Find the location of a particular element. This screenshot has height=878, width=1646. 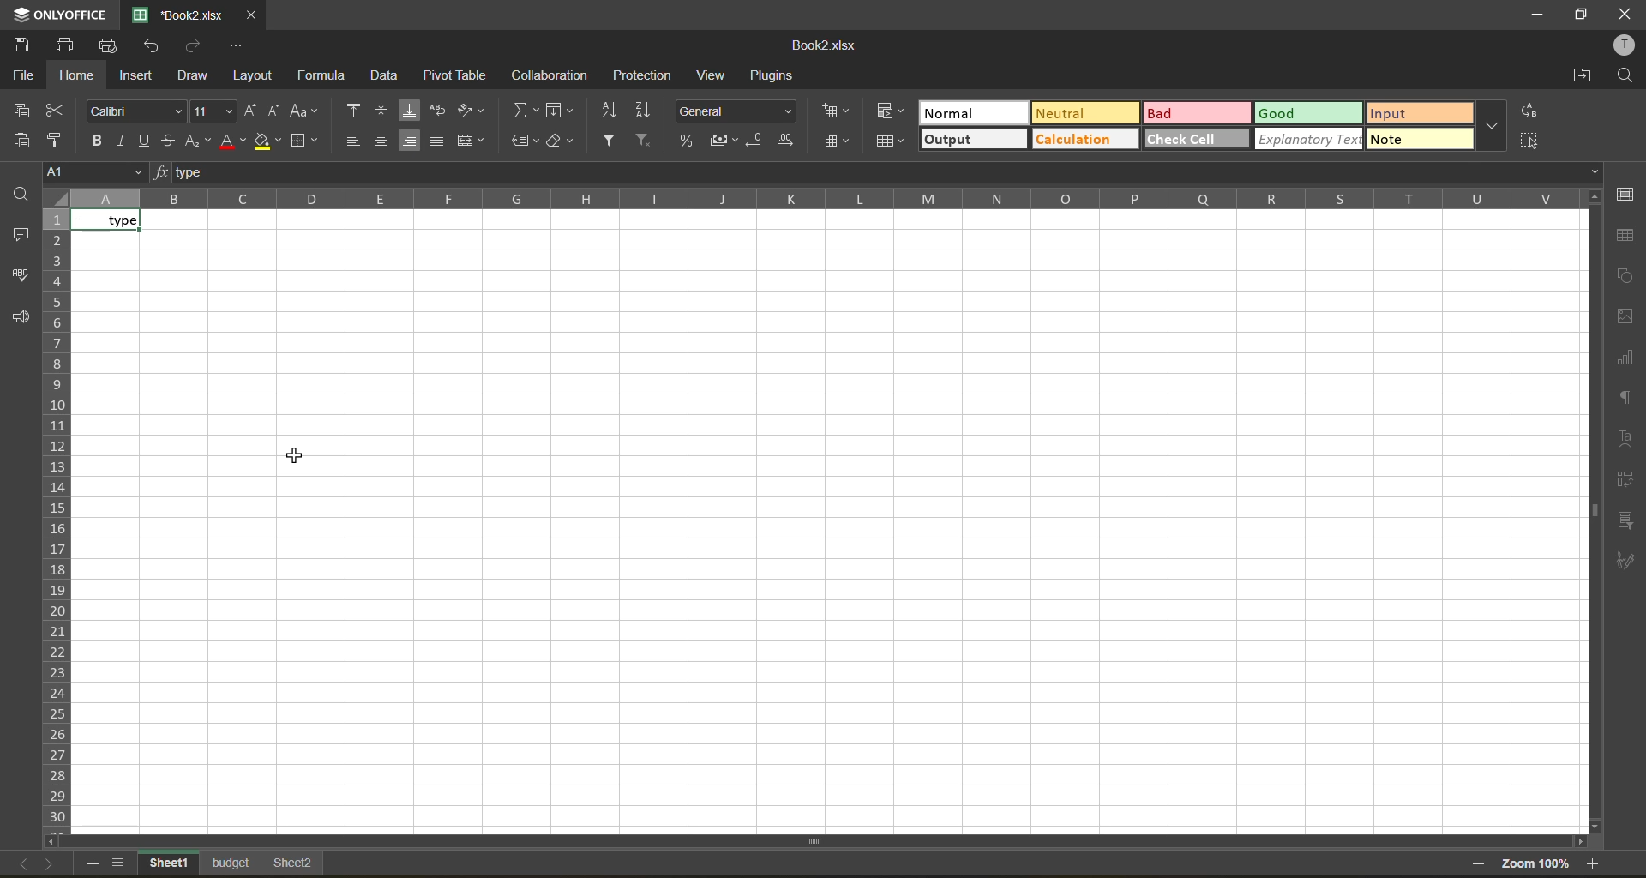

number format is located at coordinates (739, 113).